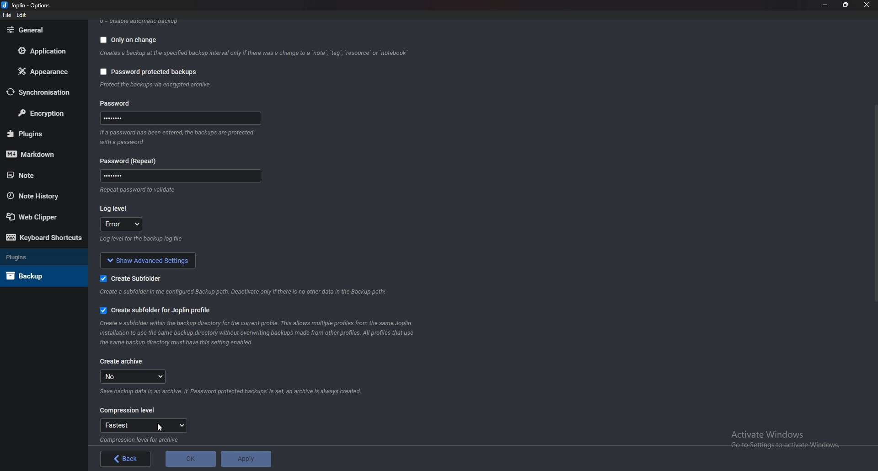 The width and height of the screenshot is (878, 471). What do you see at coordinates (234, 391) in the screenshot?
I see `Info on archive` at bounding box center [234, 391].